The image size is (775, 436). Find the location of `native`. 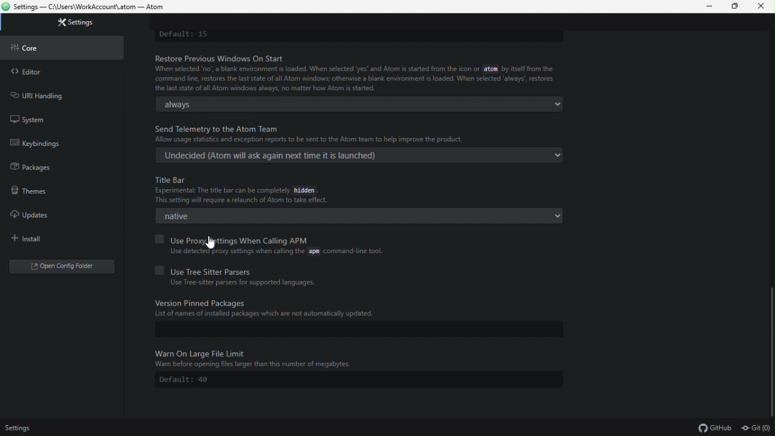

native is located at coordinates (363, 217).